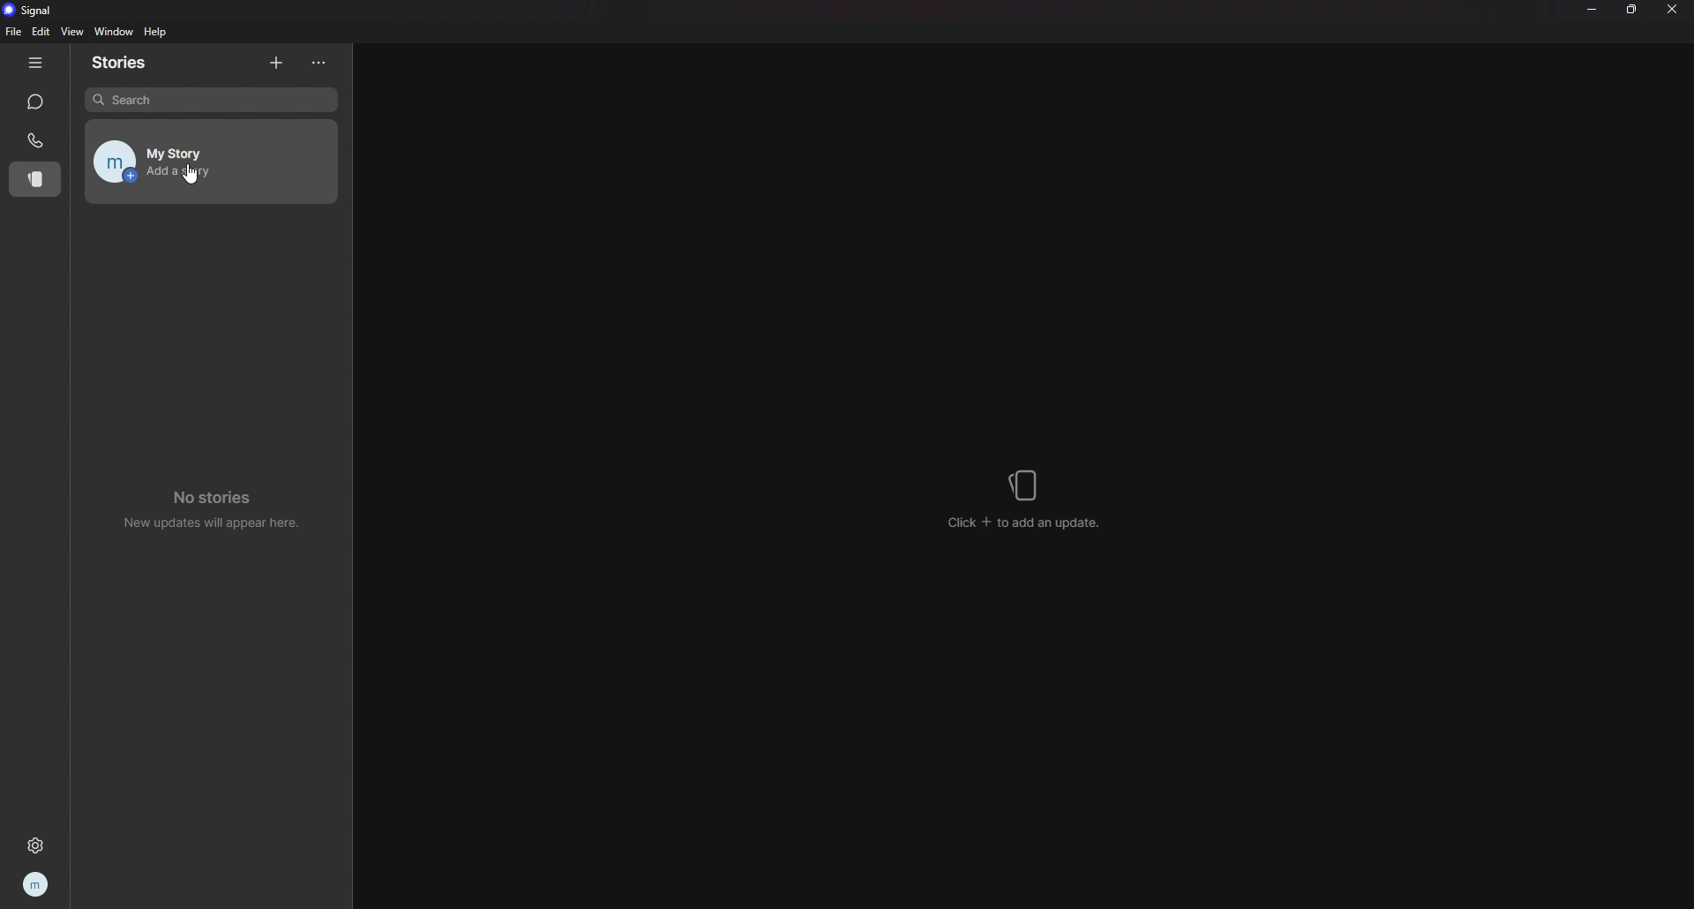 This screenshot has height=909, width=1694. I want to click on click + to add an update, so click(1027, 500).